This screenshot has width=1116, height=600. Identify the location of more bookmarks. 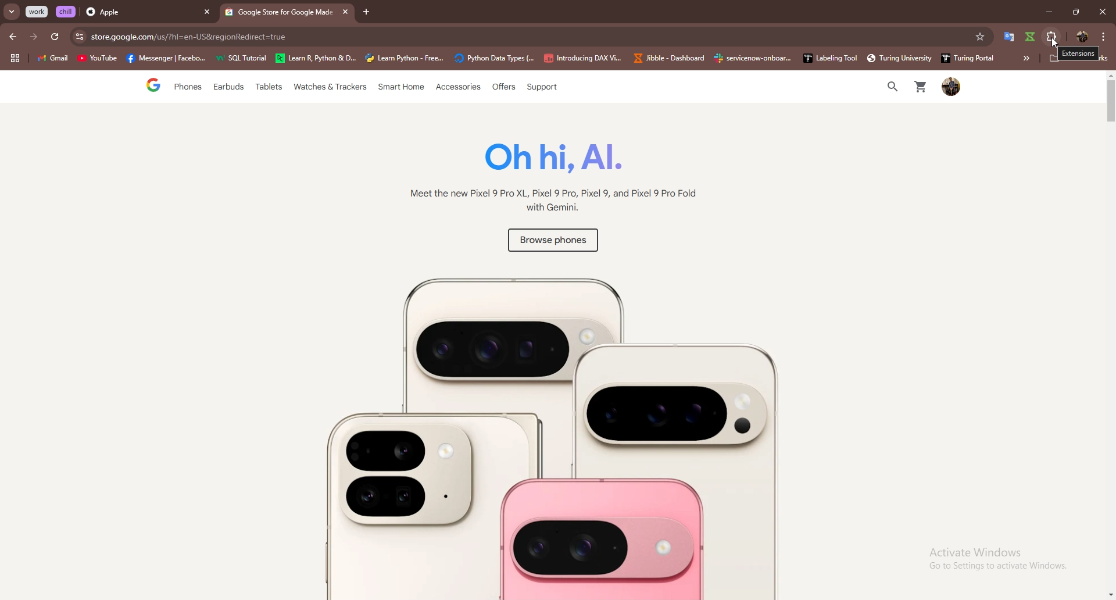
(1026, 58).